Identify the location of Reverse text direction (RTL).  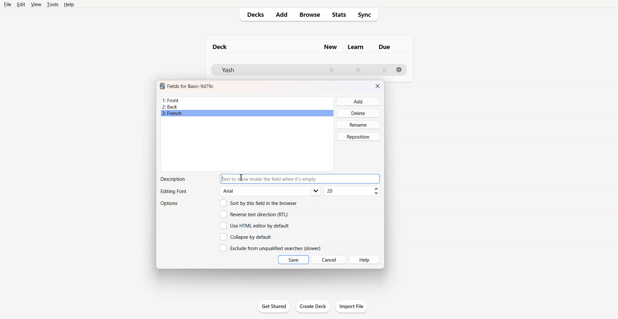
(254, 214).